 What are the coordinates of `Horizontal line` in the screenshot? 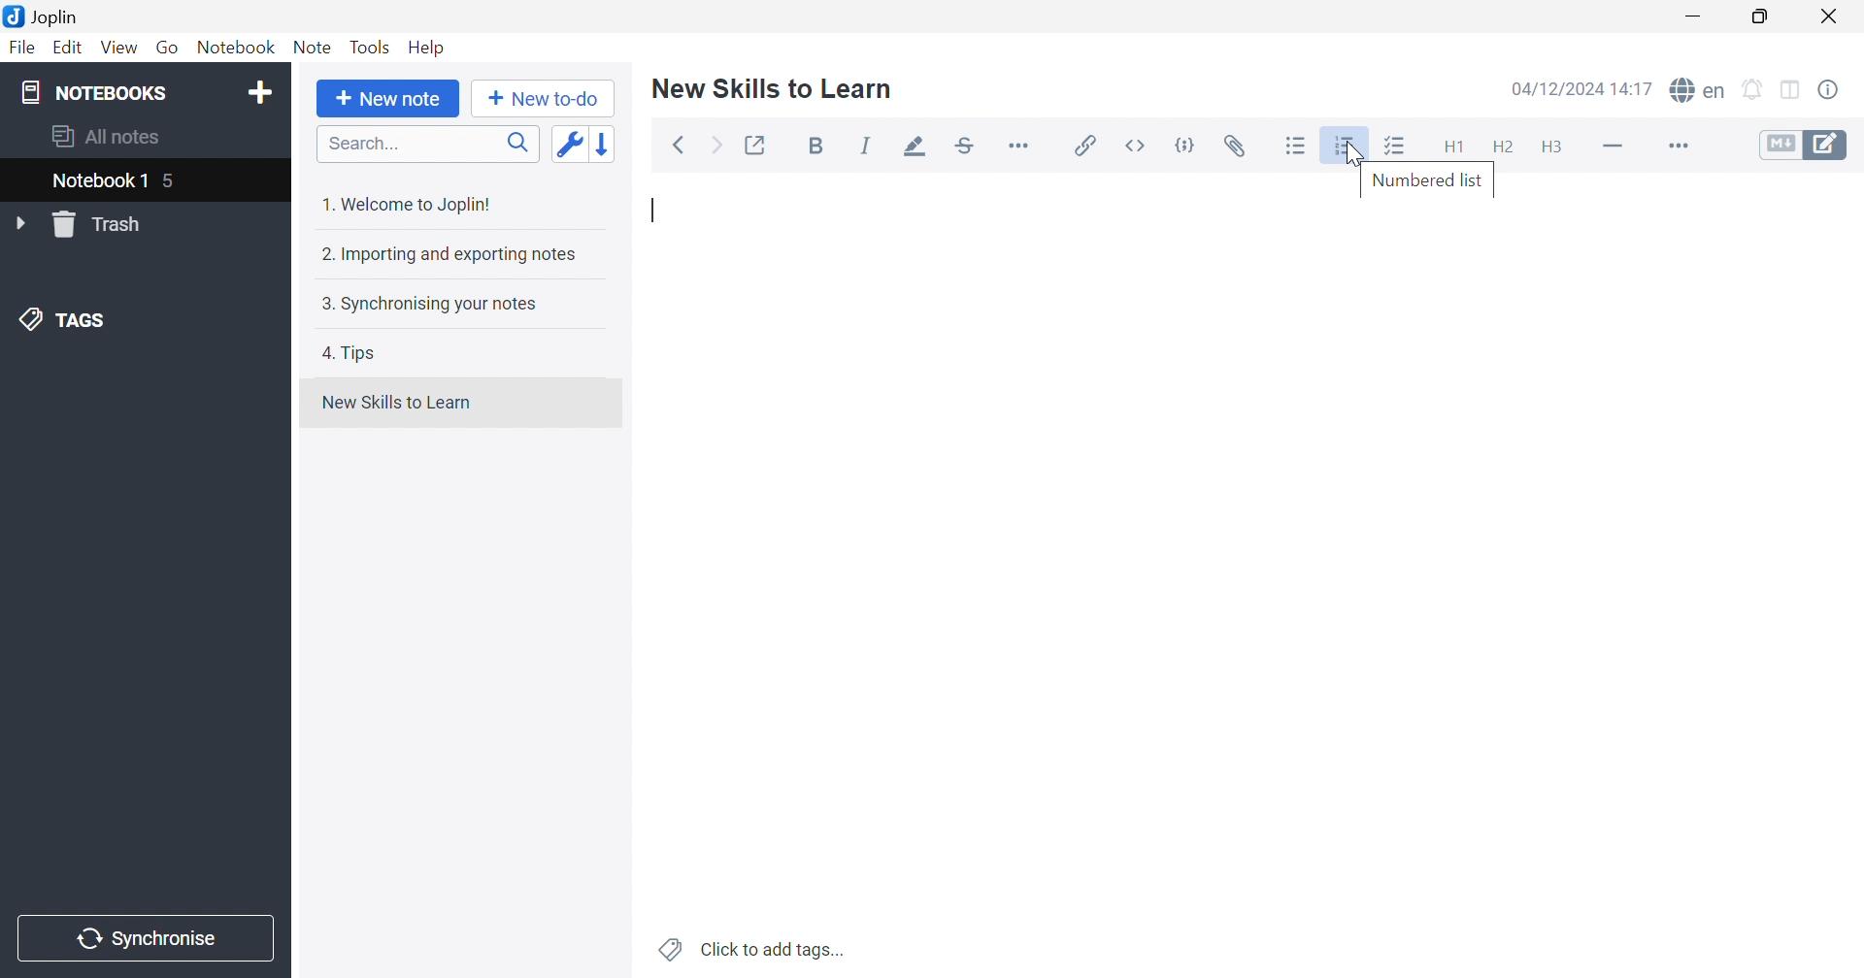 It's located at (1614, 144).